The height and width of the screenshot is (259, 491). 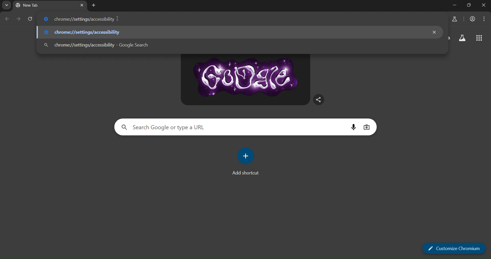 I want to click on search tabs, so click(x=6, y=6).